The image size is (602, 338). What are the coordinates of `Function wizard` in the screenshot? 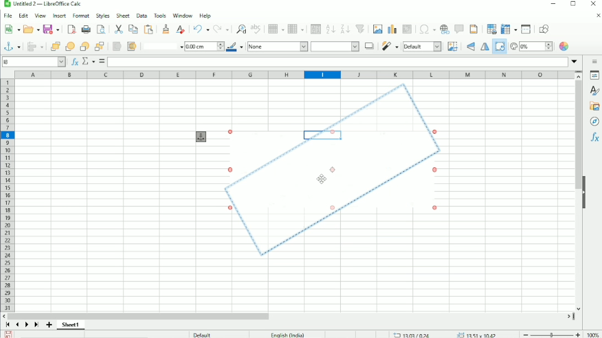 It's located at (74, 62).